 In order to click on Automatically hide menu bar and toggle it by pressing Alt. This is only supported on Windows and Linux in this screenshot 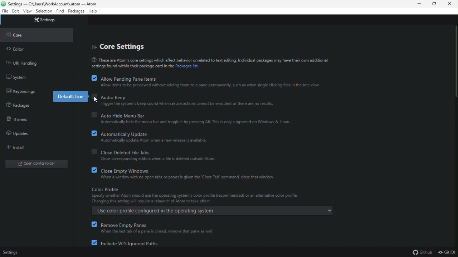, I will do `click(196, 123)`.